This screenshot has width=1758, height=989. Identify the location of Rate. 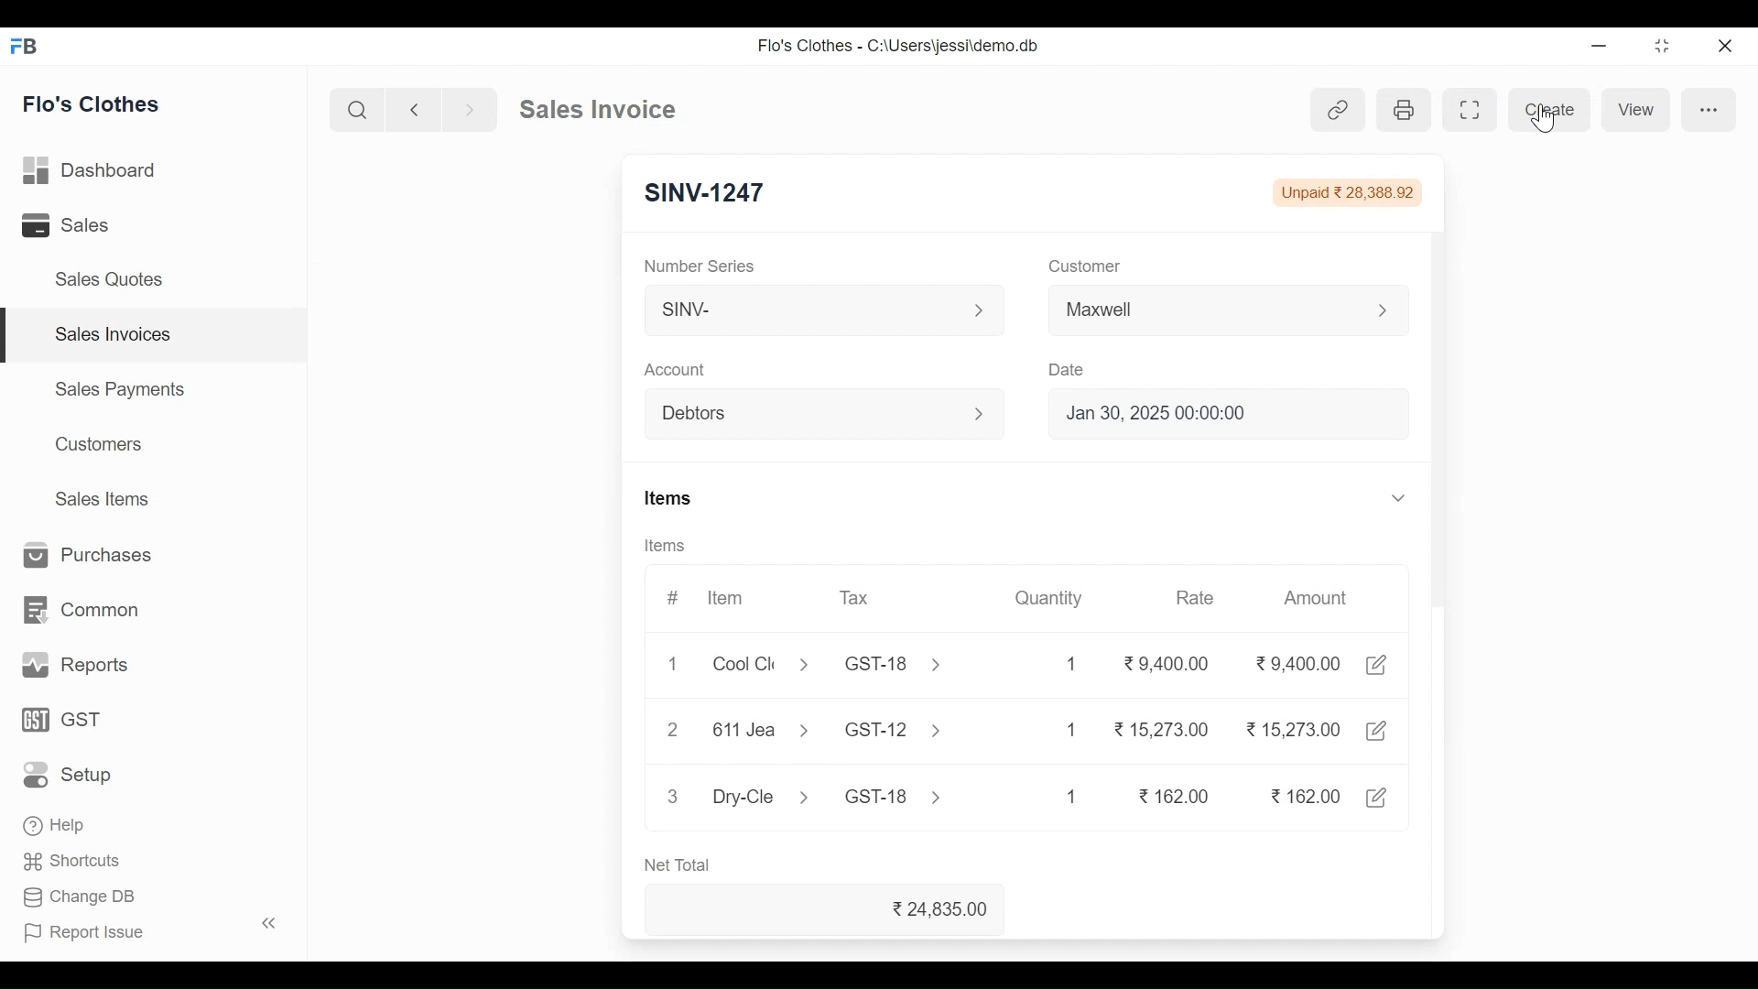
(1198, 597).